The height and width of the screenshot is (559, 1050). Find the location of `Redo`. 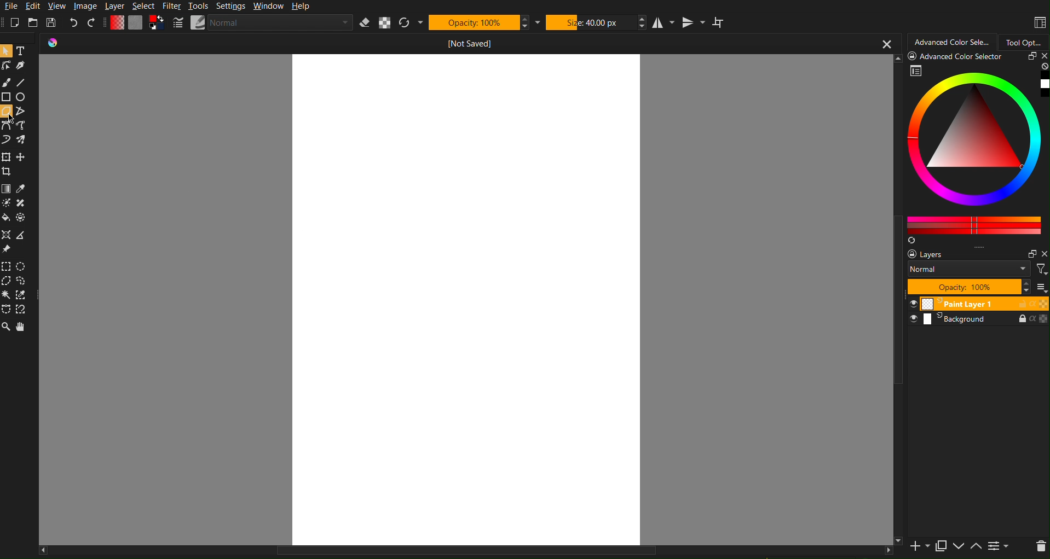

Redo is located at coordinates (91, 22).